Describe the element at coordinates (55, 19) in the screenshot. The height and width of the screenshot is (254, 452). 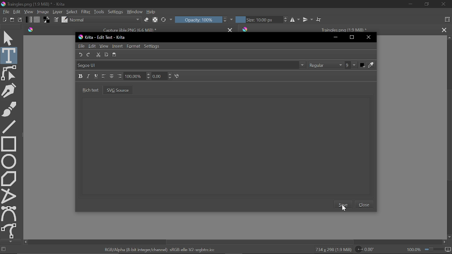
I see `Edit Brush settings` at that location.